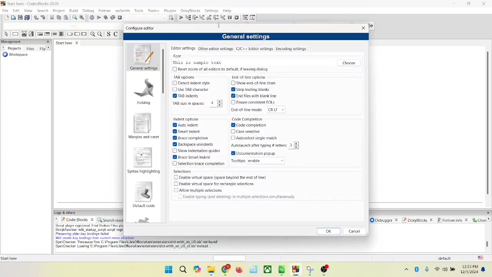 The height and width of the screenshot is (277, 492). Describe the element at coordinates (449, 258) in the screenshot. I see `default` at that location.